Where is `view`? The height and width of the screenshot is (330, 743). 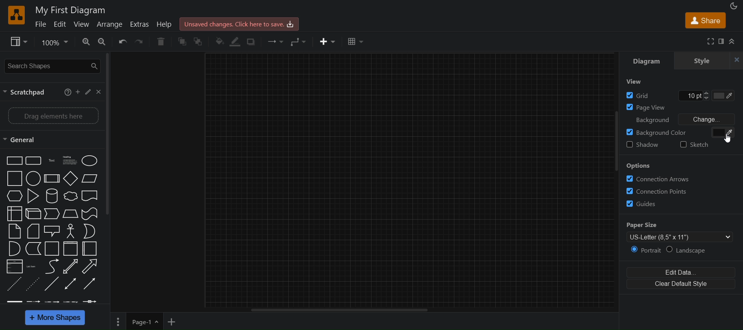
view is located at coordinates (635, 82).